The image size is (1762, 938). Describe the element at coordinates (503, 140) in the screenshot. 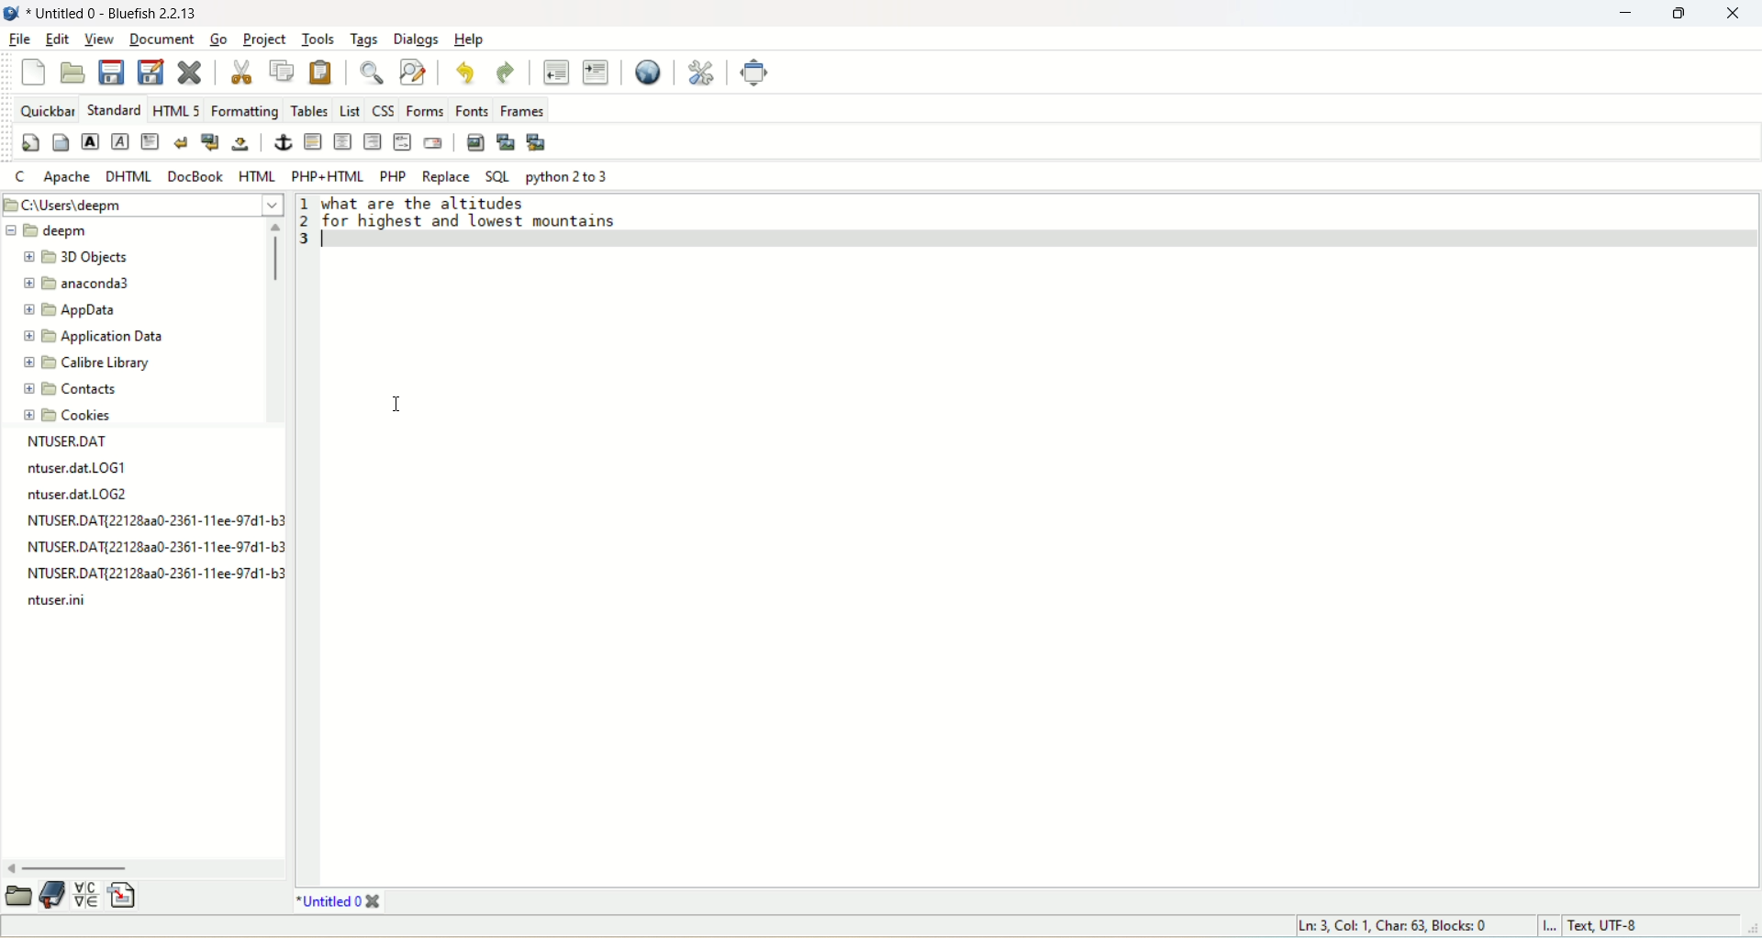

I see `insert thumbnail` at that location.